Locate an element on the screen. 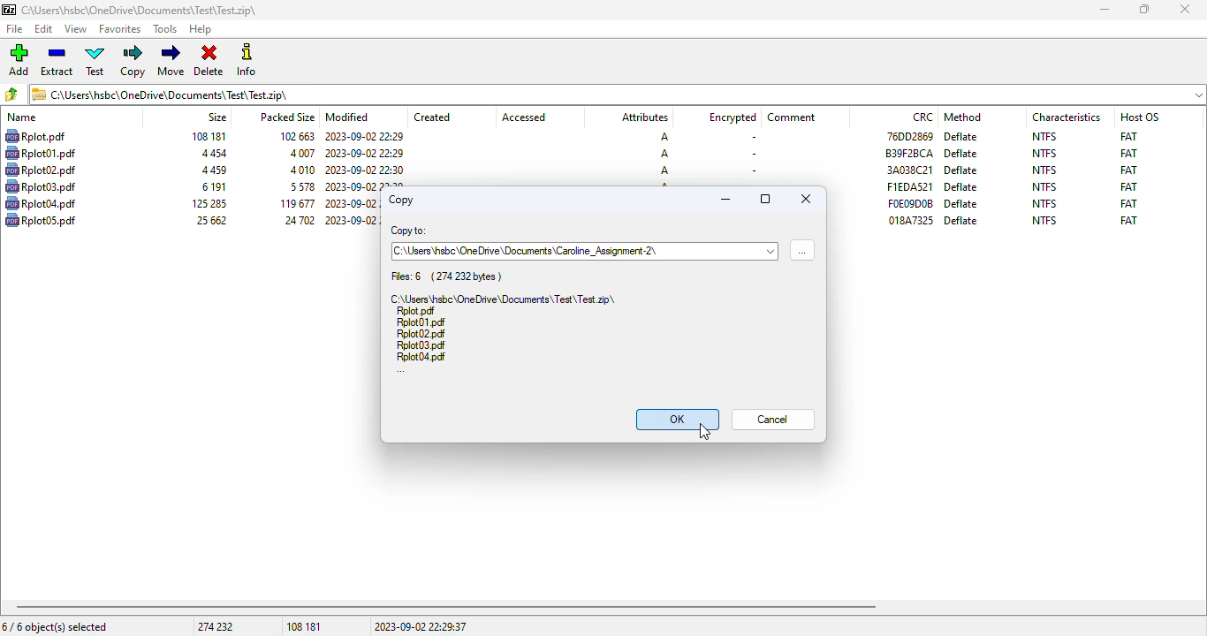   comment is located at coordinates (792, 117).